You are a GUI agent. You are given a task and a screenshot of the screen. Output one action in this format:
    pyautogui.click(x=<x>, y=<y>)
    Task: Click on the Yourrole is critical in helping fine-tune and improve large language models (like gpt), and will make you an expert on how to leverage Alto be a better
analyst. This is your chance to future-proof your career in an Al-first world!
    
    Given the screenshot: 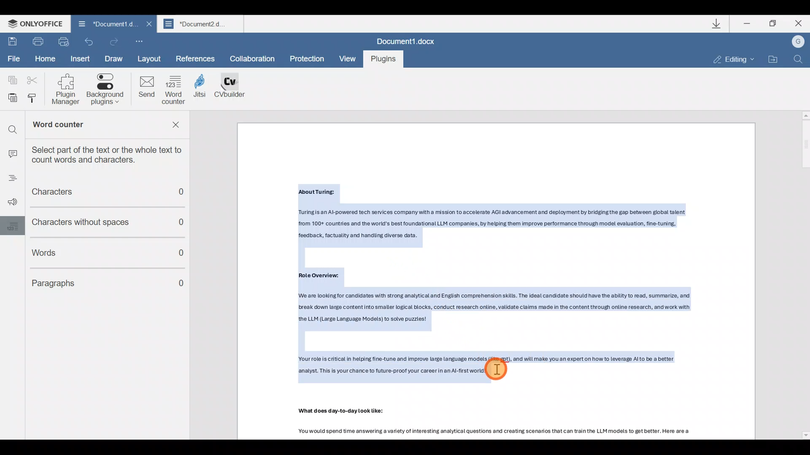 What is the action you would take?
    pyautogui.click(x=502, y=369)
    